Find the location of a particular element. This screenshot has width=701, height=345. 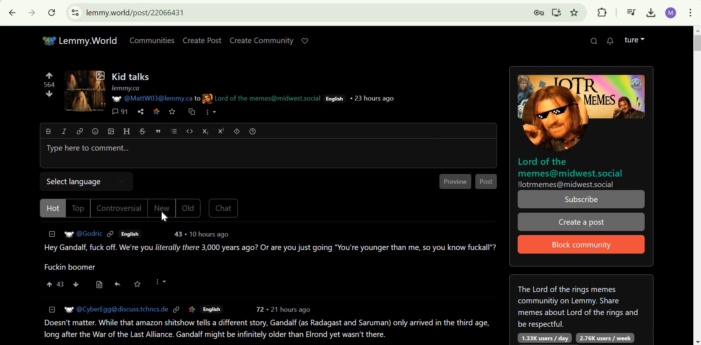

Create Community is located at coordinates (263, 41).